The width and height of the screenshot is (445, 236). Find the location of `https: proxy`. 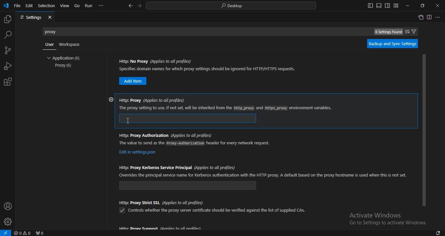

https: proxy is located at coordinates (189, 119).